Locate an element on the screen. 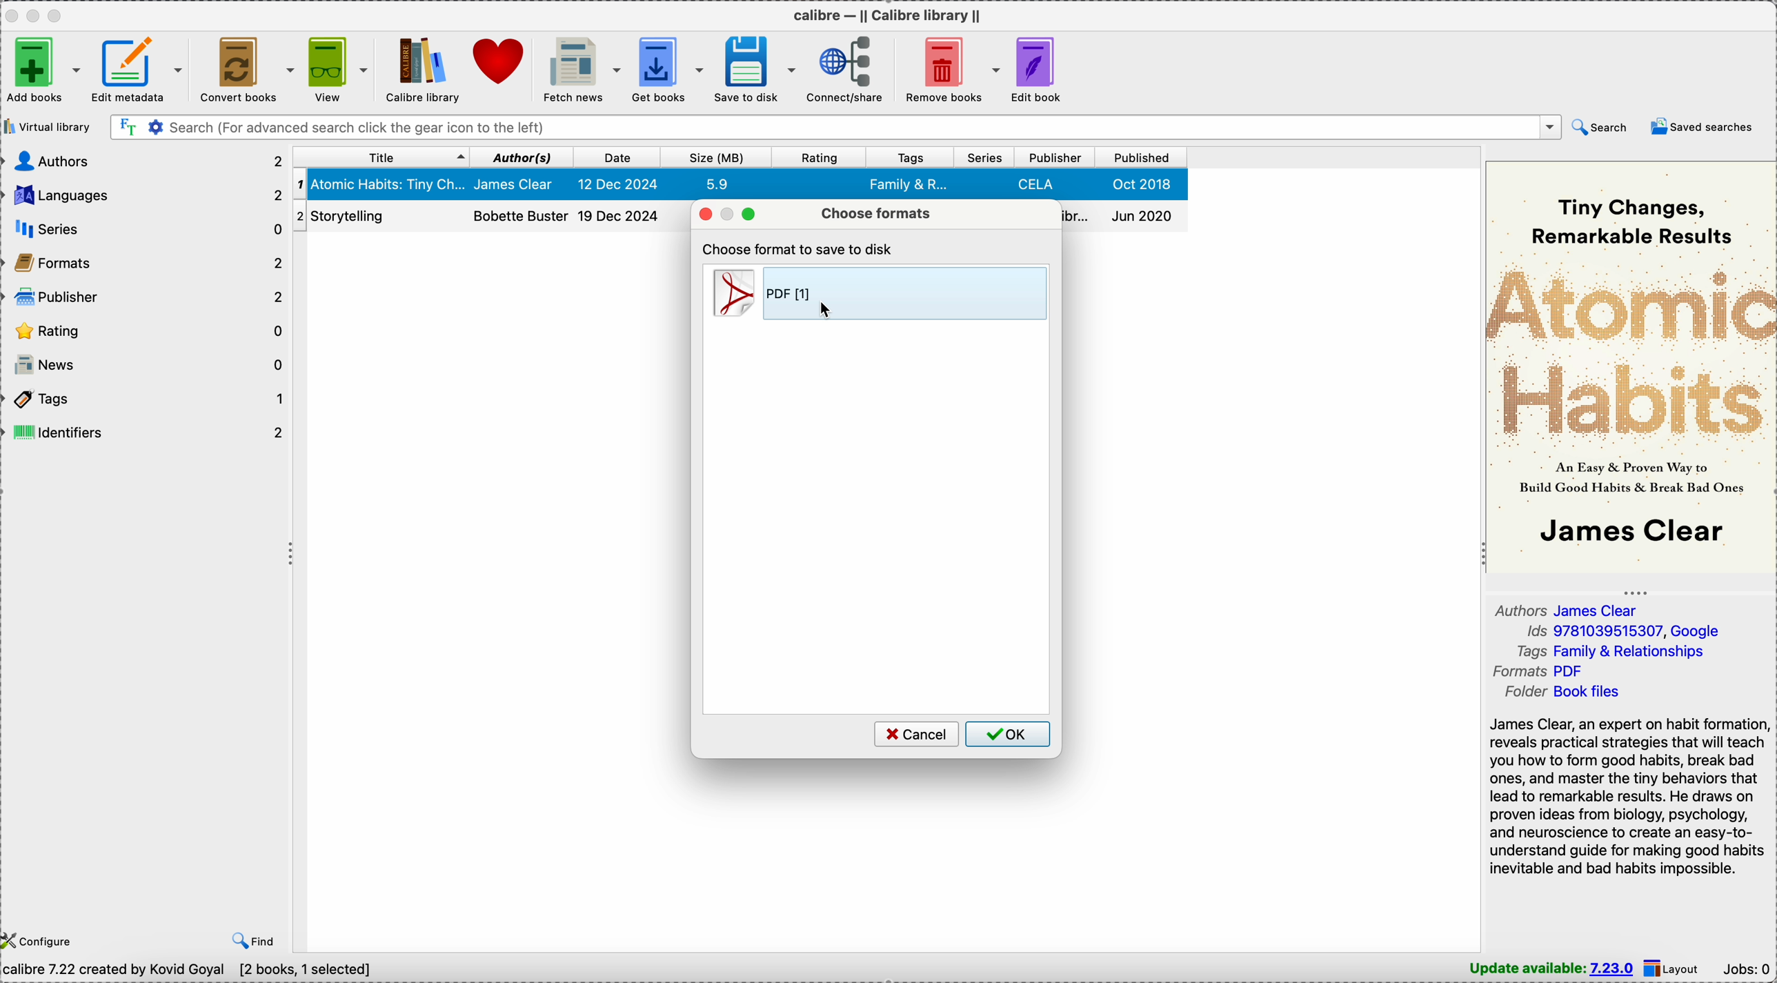  news is located at coordinates (147, 366).